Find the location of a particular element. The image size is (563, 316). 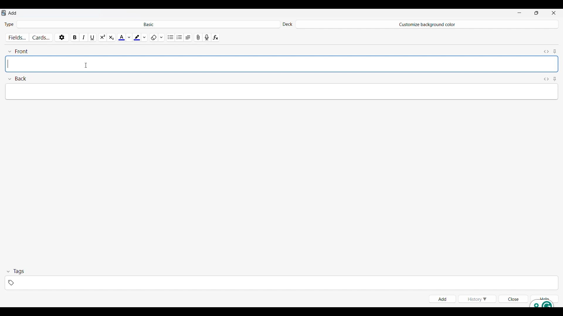

Toggle HTML editor is located at coordinates (547, 51).